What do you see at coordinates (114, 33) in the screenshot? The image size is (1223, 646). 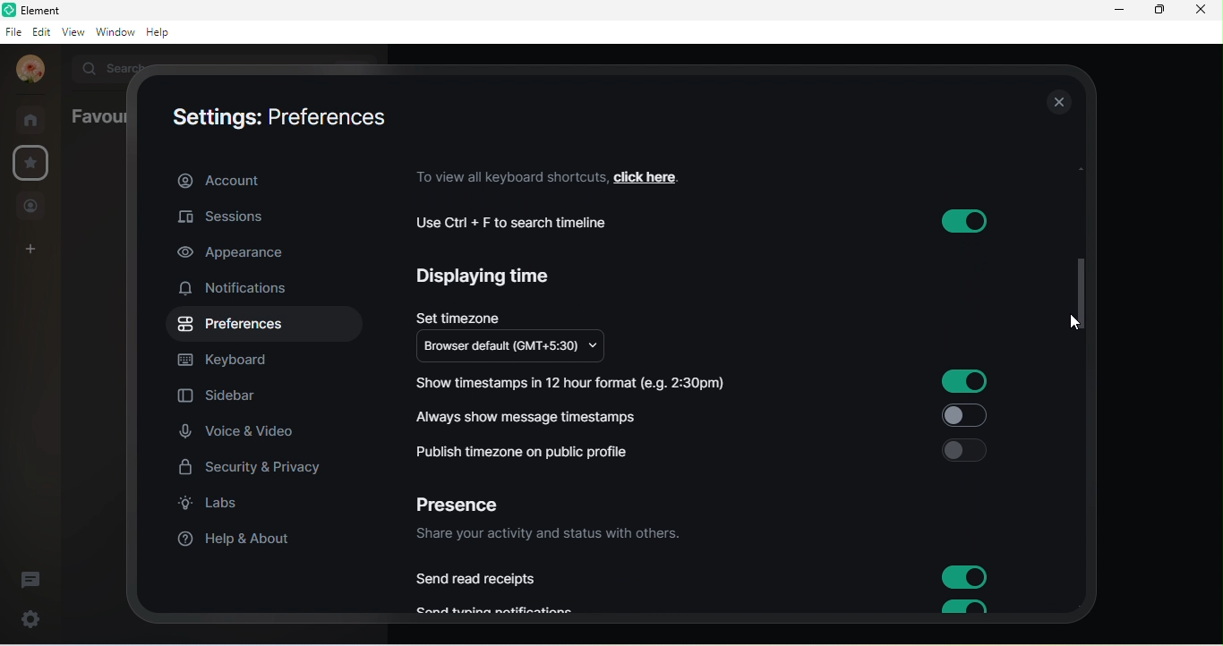 I see `window` at bounding box center [114, 33].